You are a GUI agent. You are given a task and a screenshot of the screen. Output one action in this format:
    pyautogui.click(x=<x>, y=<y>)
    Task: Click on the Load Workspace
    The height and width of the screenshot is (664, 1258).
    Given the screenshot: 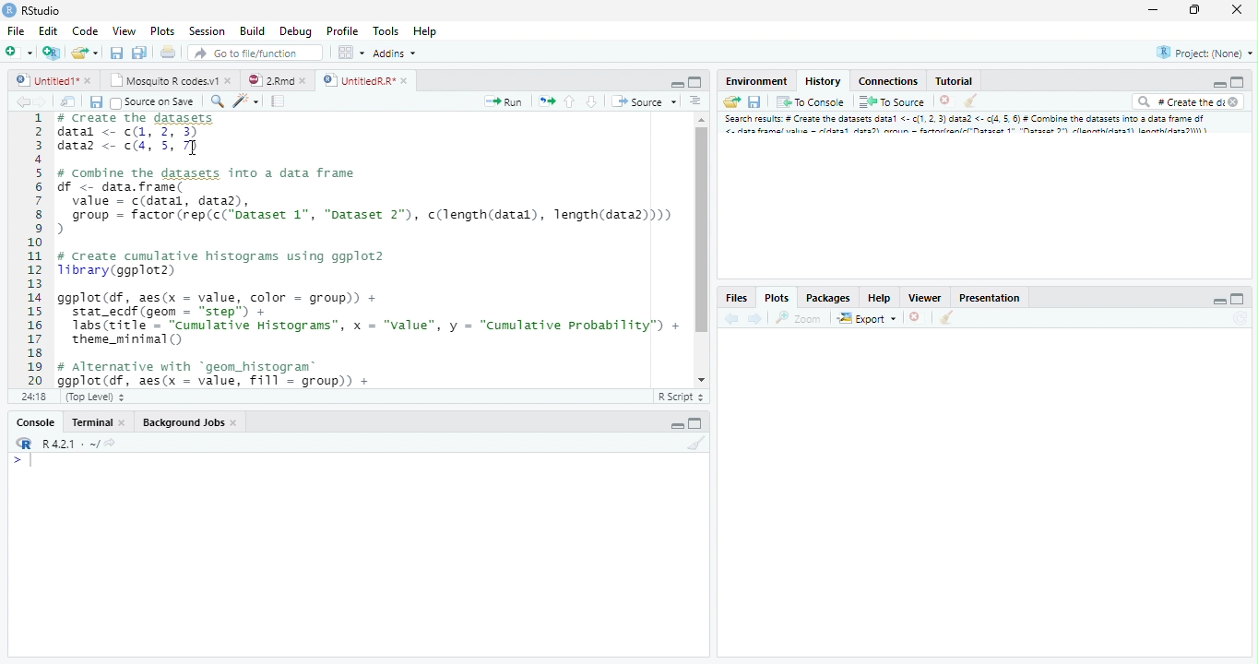 What is the action you would take?
    pyautogui.click(x=733, y=104)
    